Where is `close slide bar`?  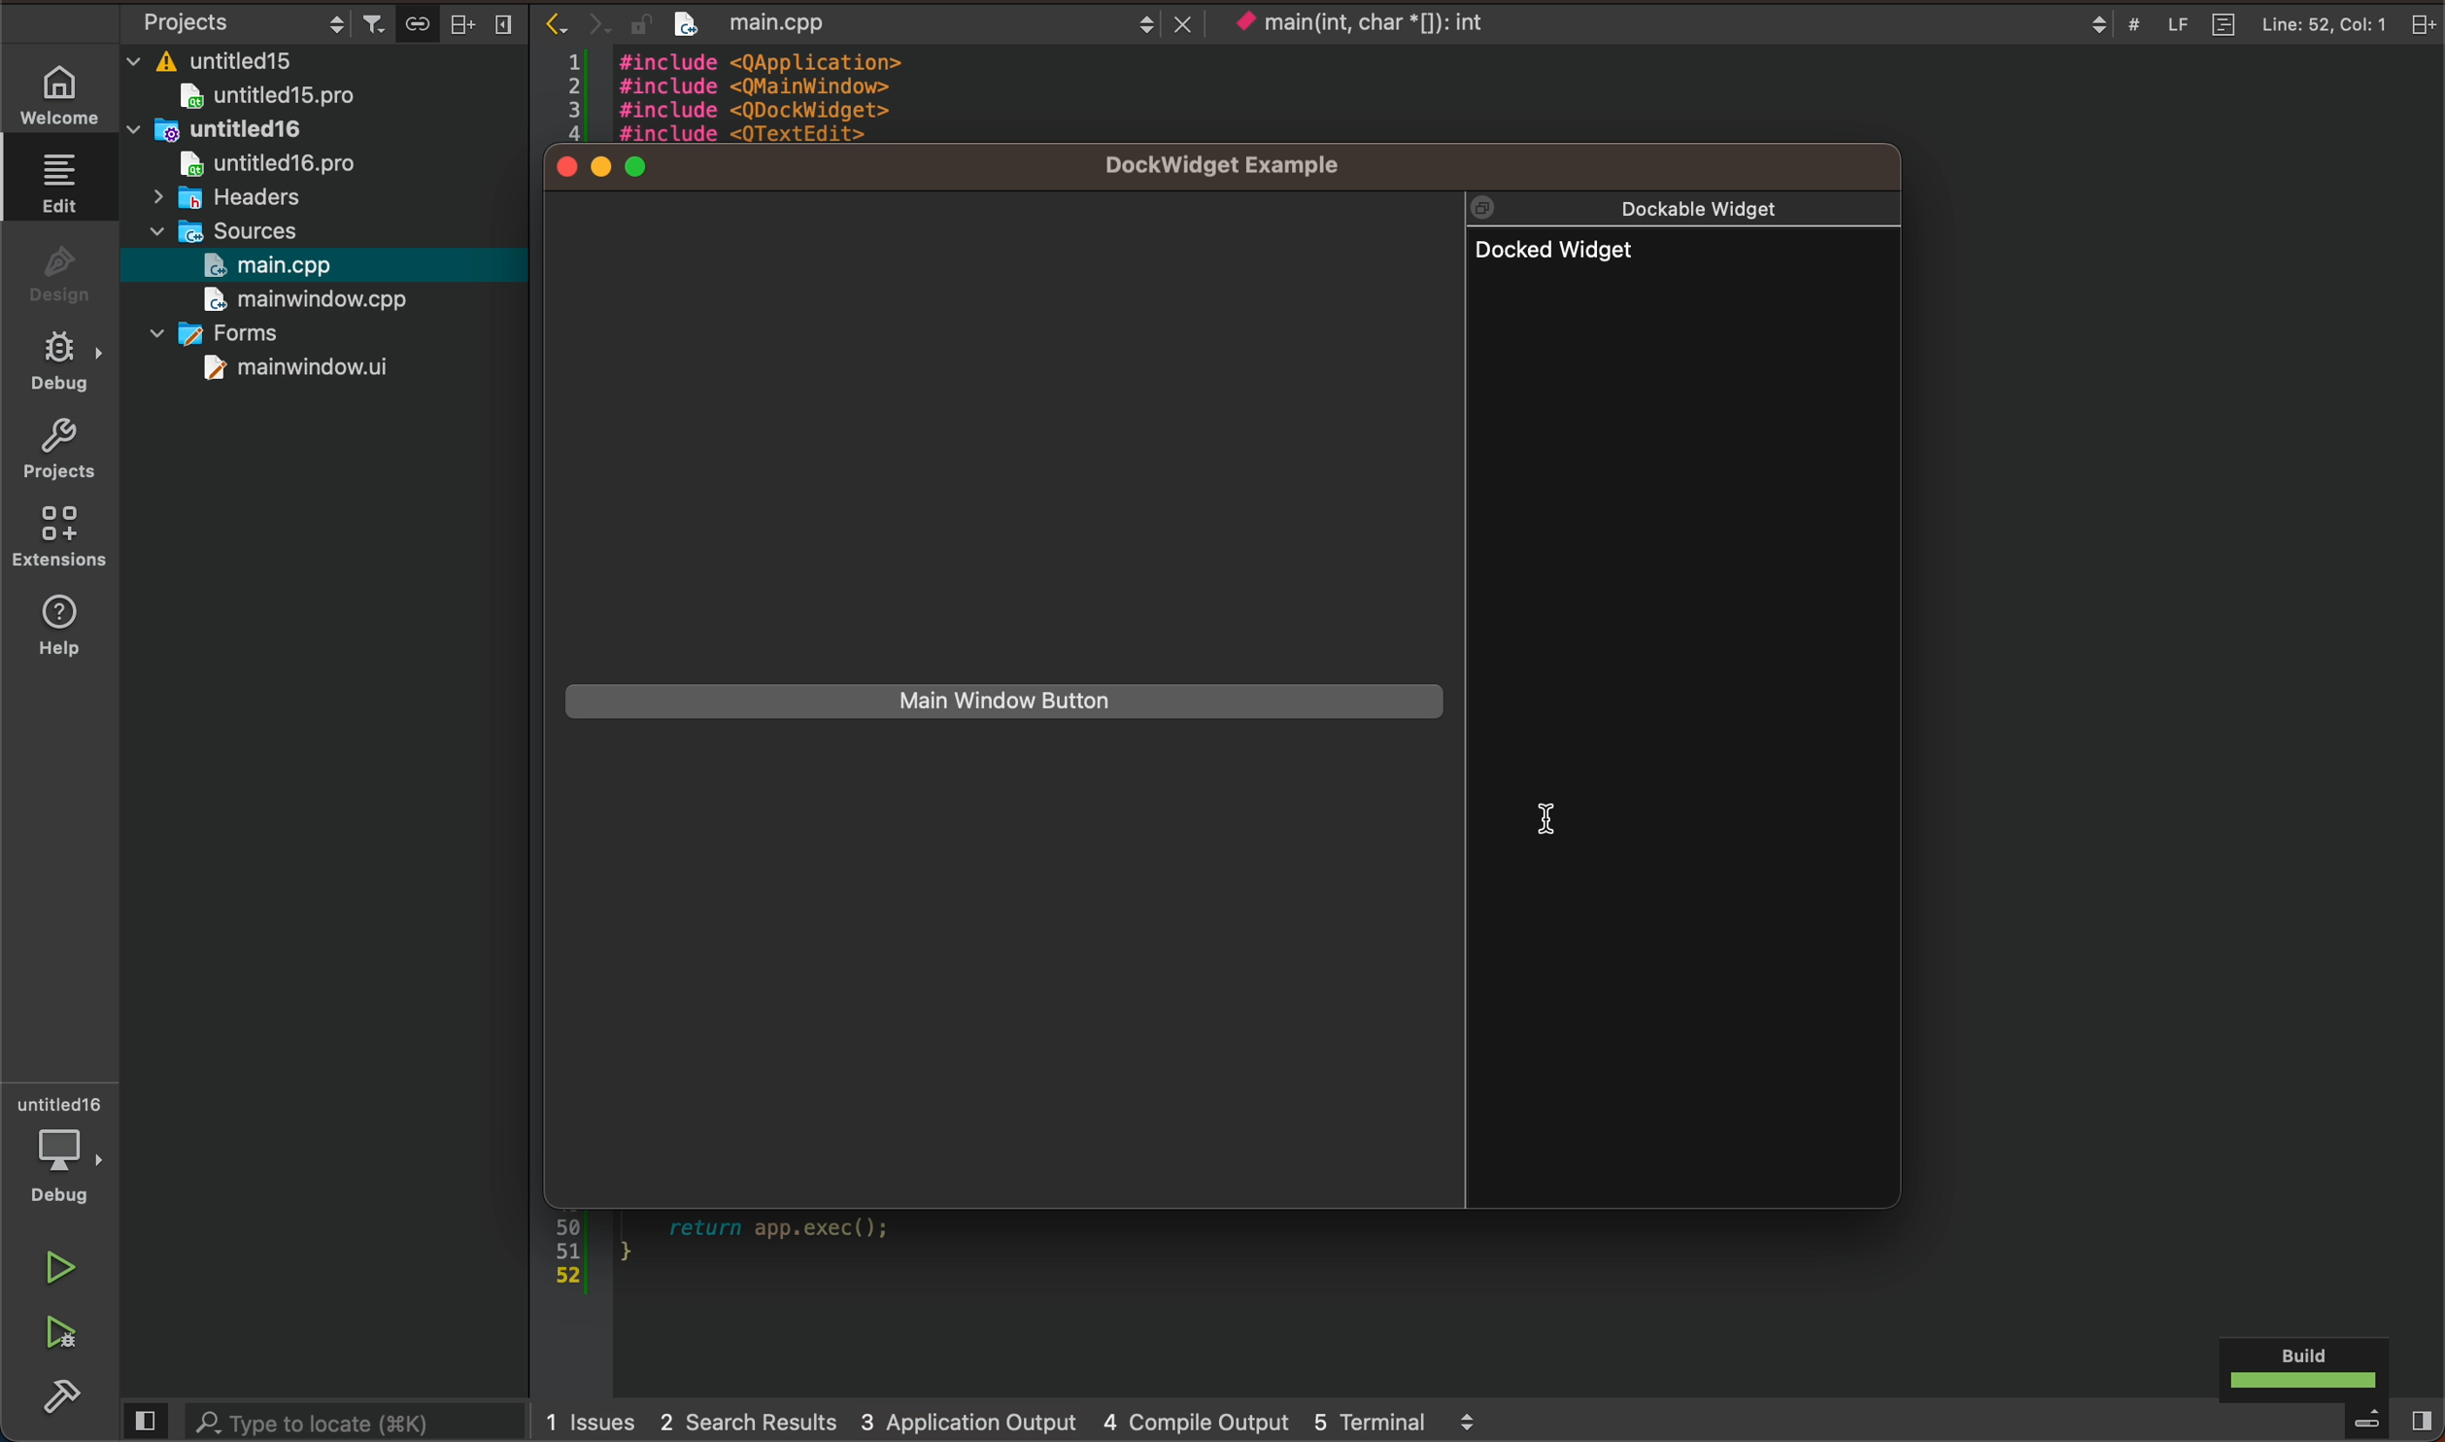 close slide bar is located at coordinates (144, 1422).